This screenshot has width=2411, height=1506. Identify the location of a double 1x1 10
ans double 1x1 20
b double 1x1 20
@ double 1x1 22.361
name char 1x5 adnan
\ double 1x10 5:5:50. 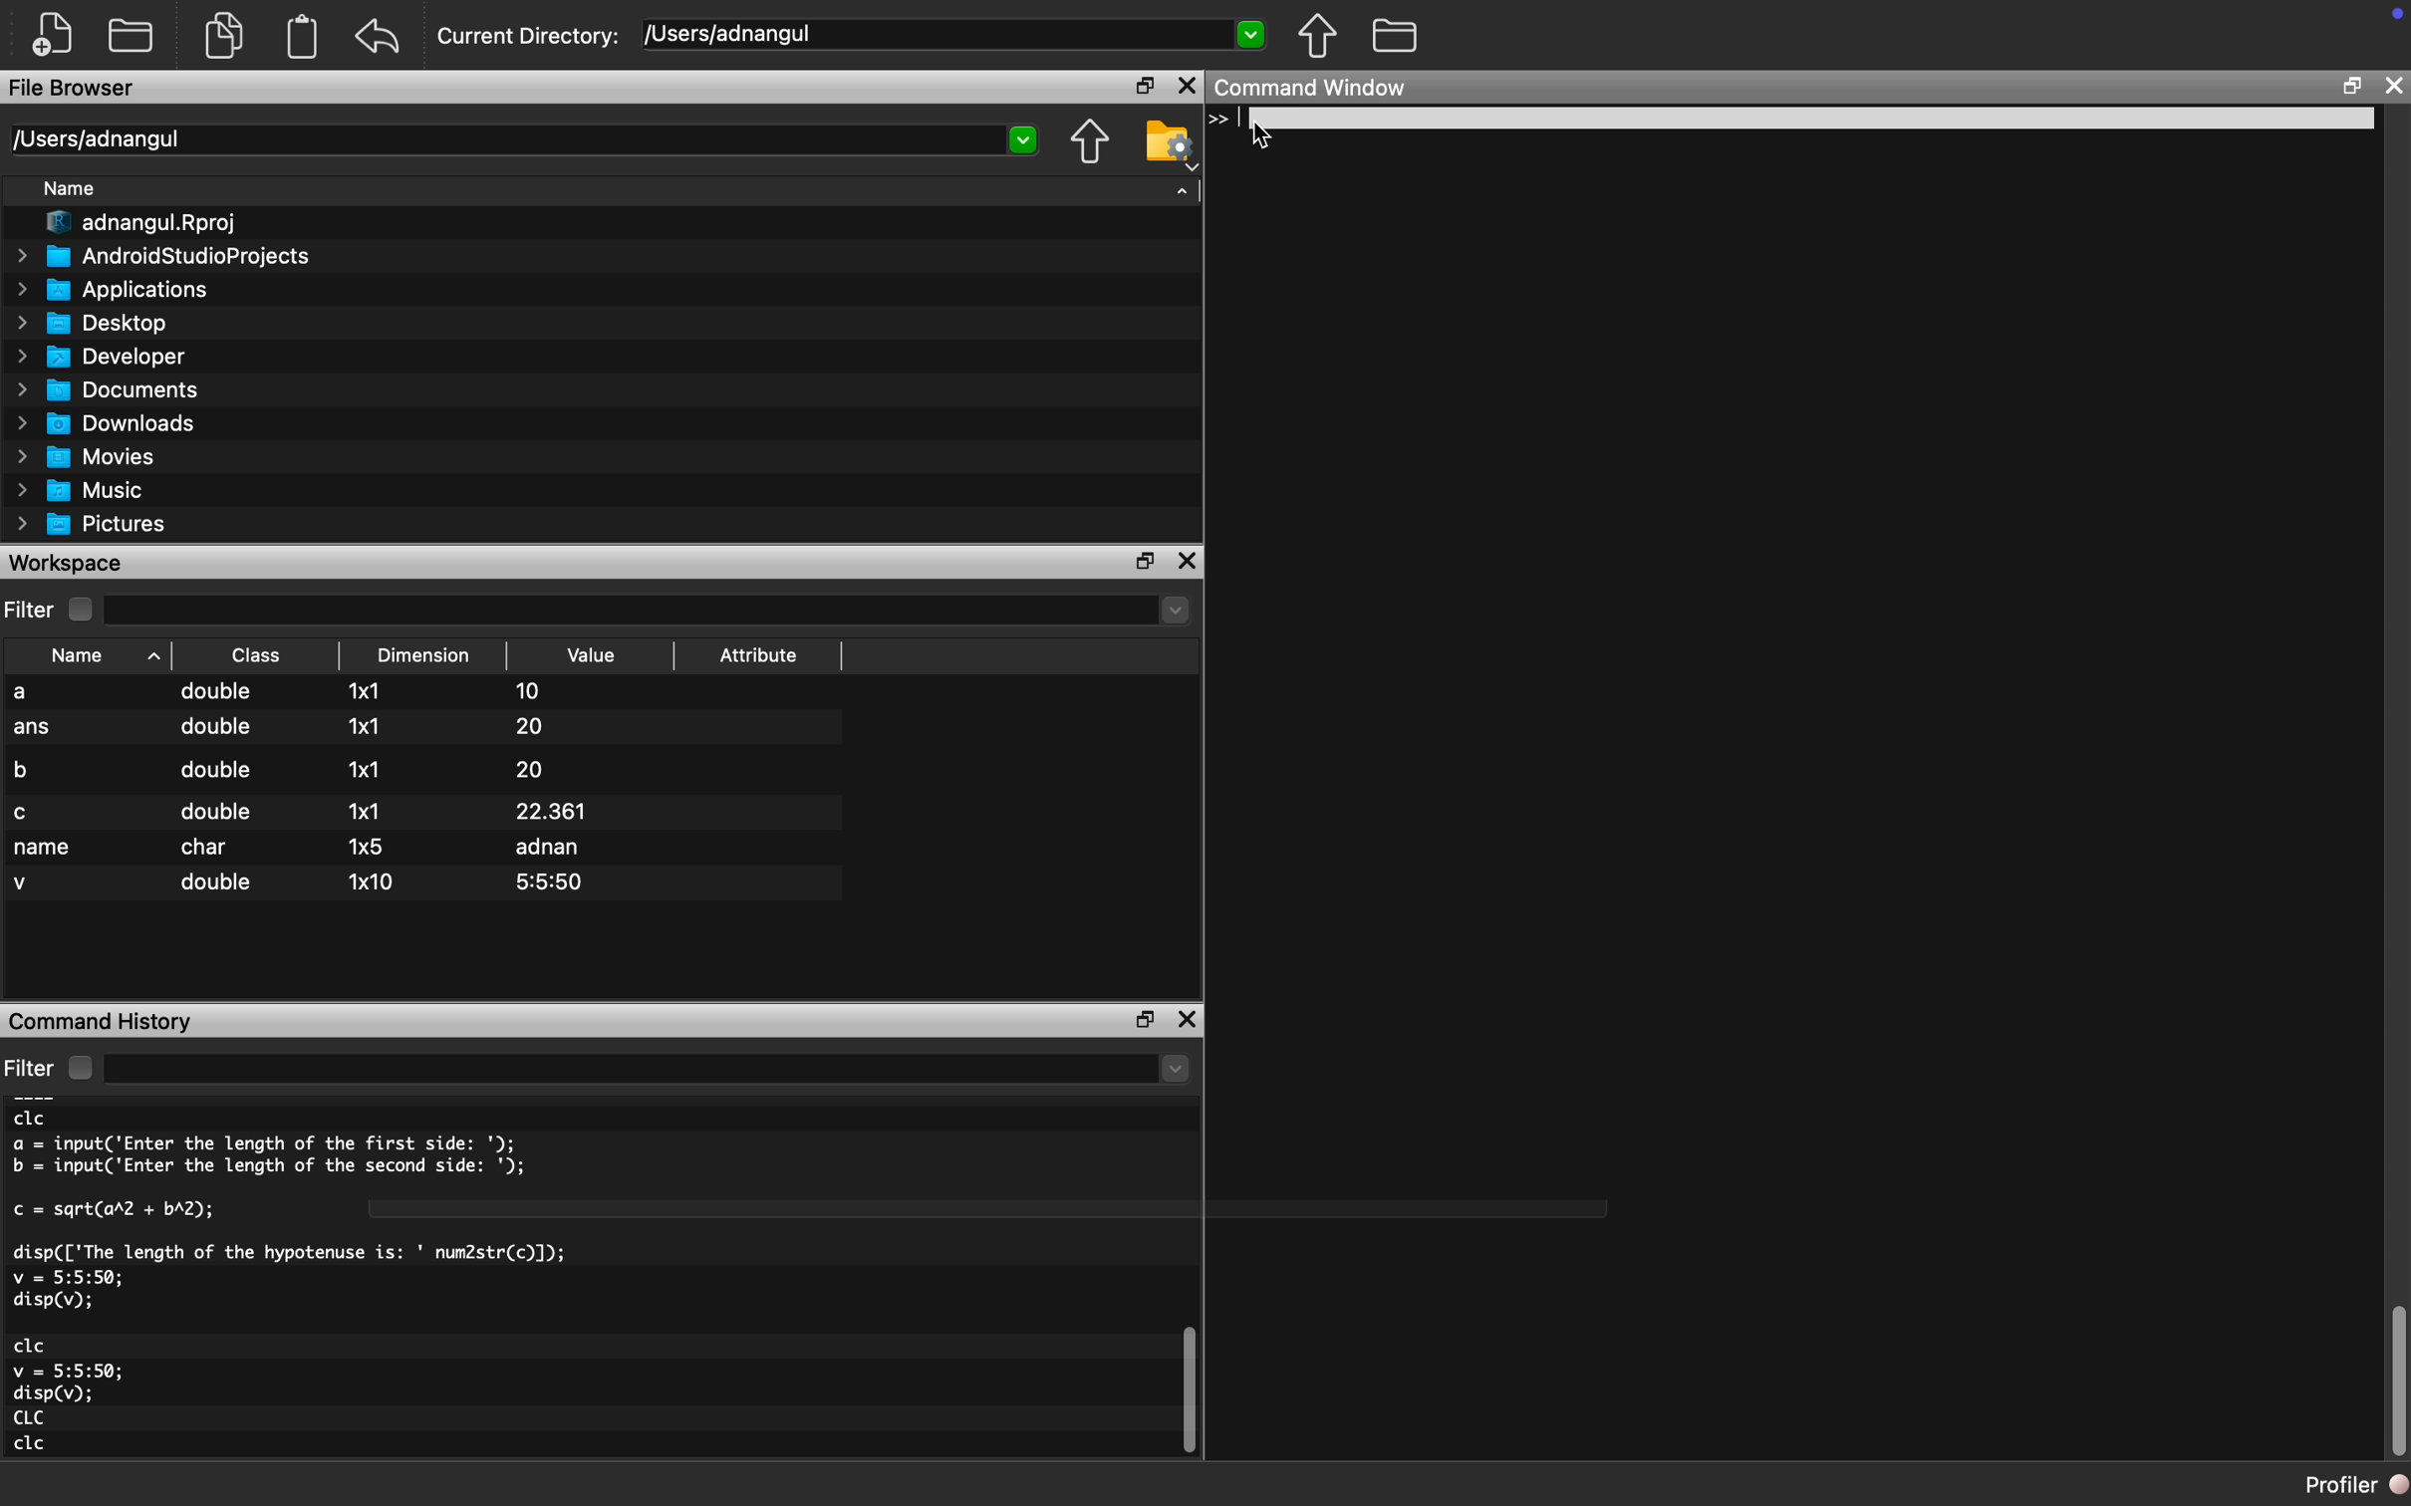
(424, 794).